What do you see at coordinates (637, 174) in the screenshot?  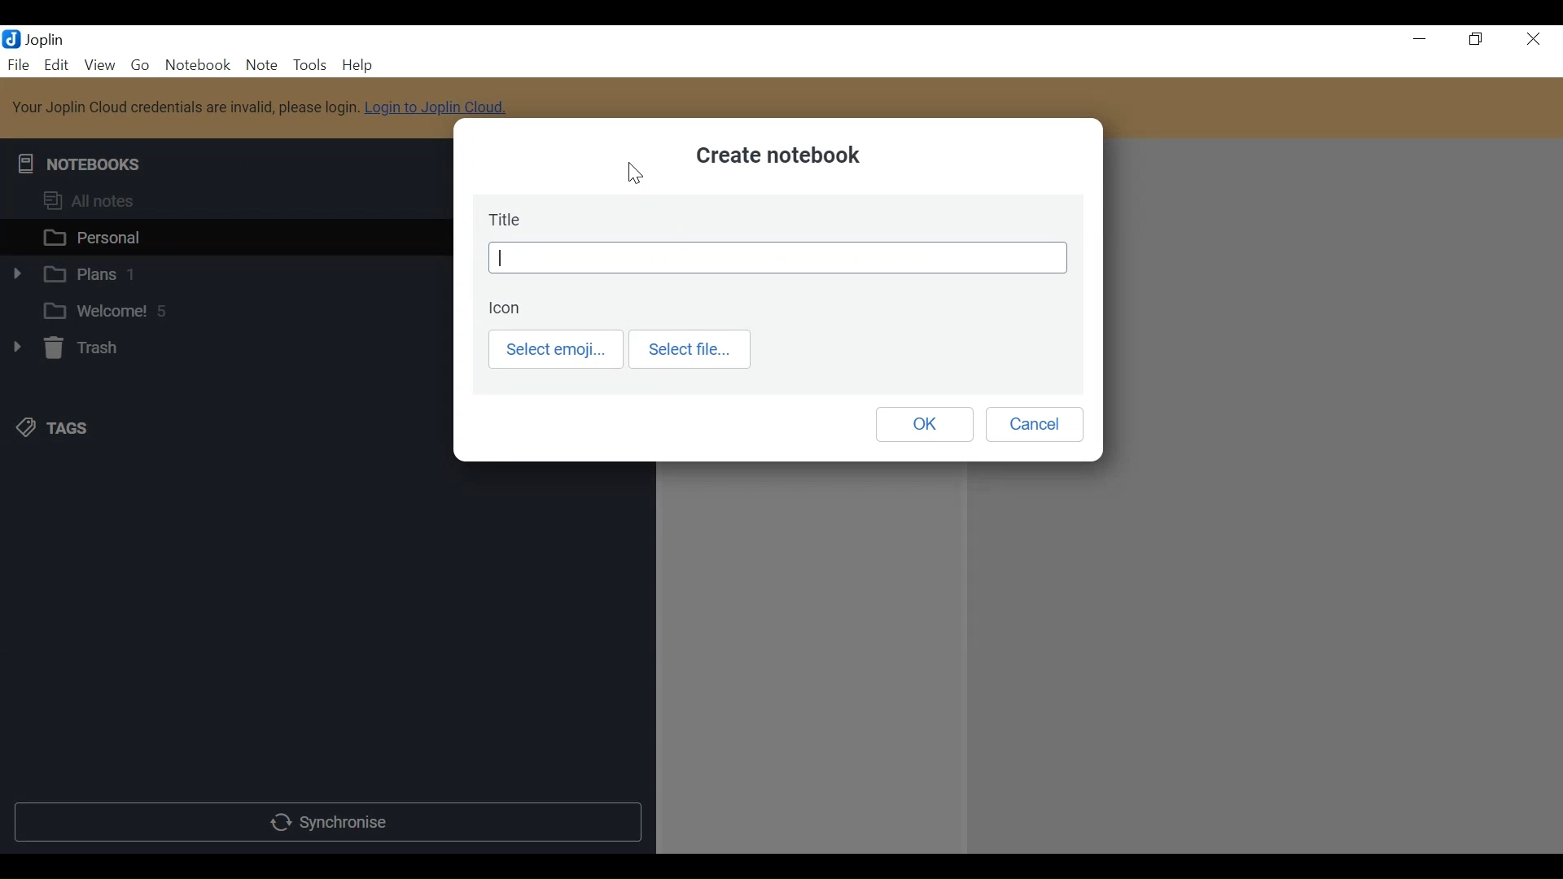 I see `Cursor` at bounding box center [637, 174].